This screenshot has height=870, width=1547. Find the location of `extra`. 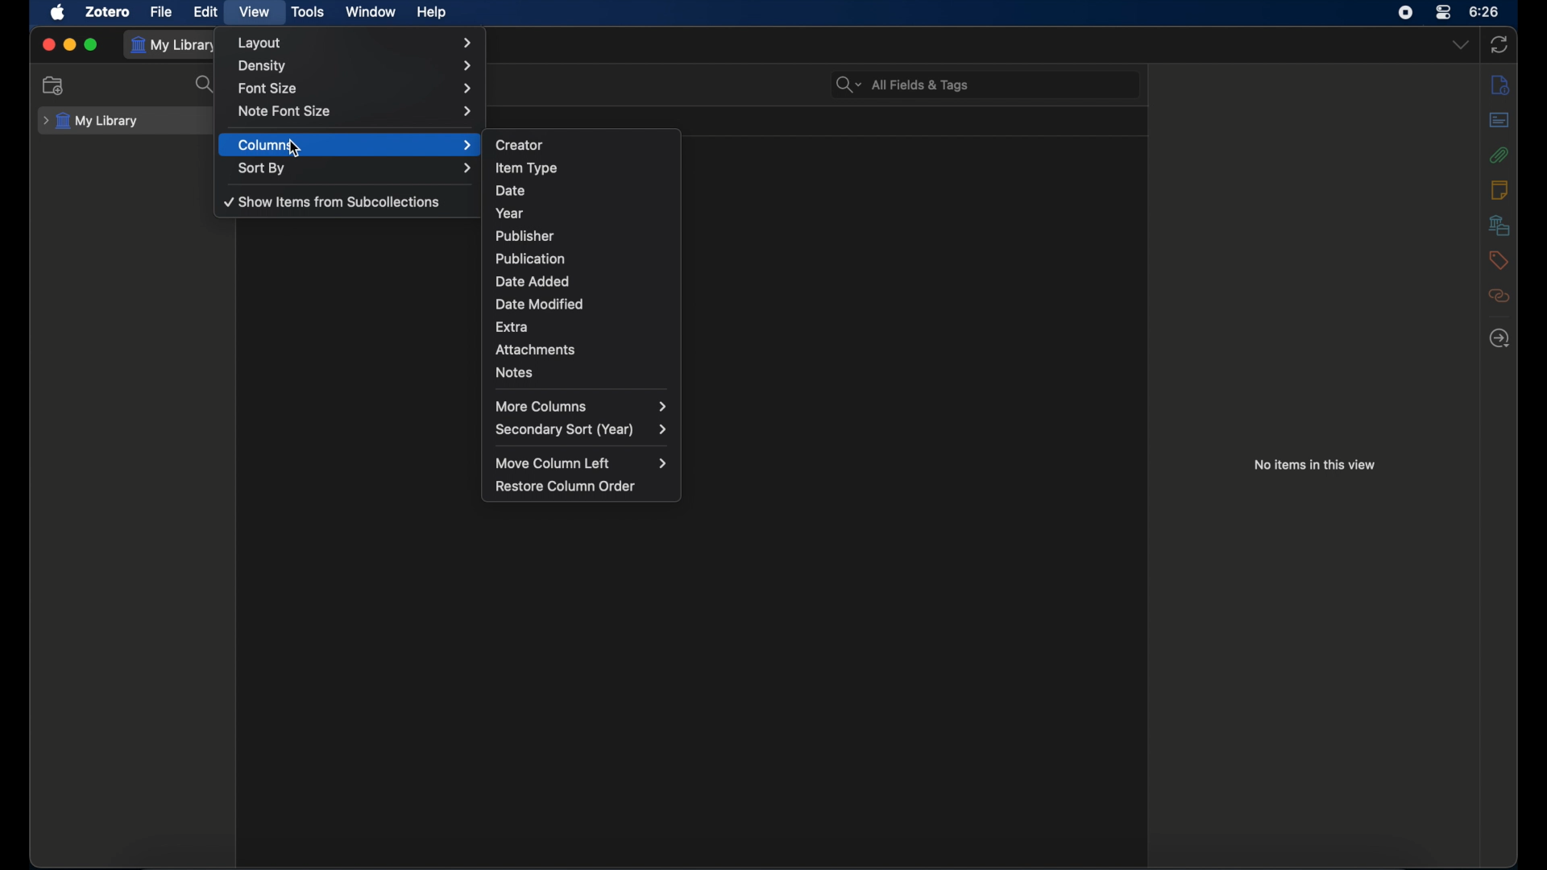

extra is located at coordinates (582, 327).